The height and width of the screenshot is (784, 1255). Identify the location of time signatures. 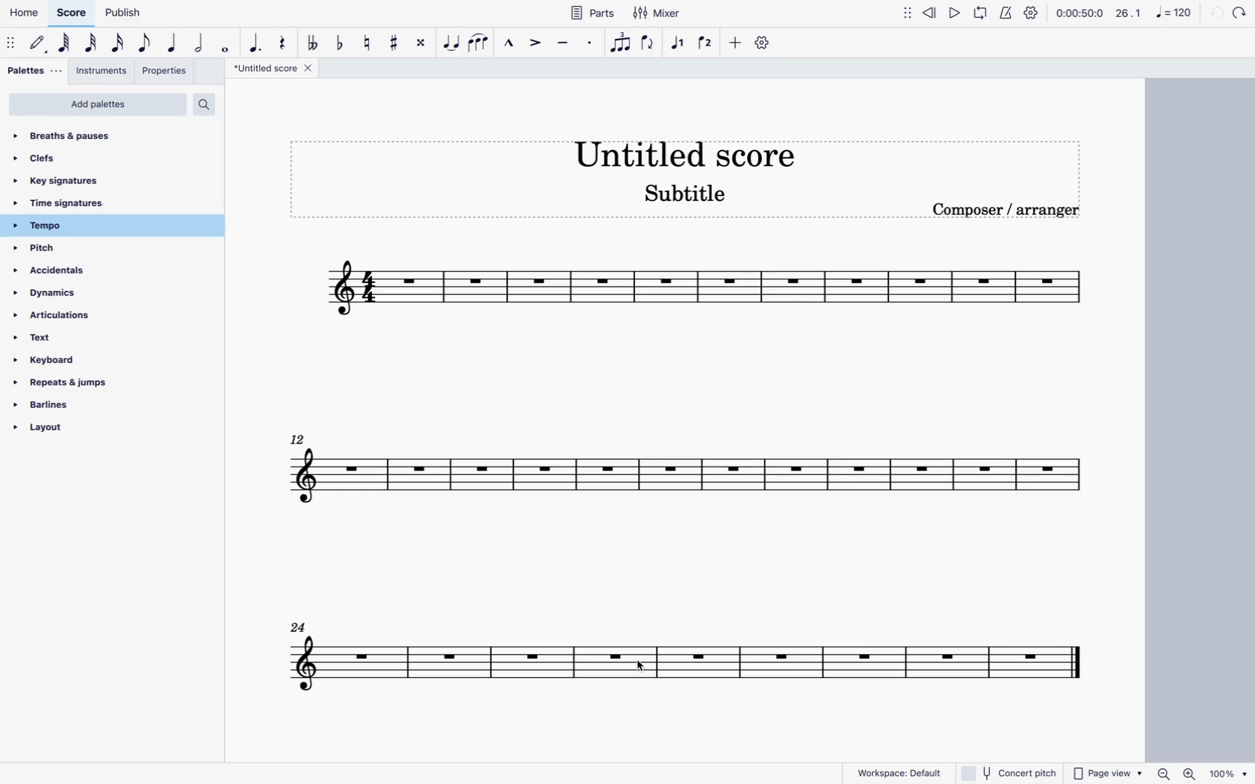
(69, 205).